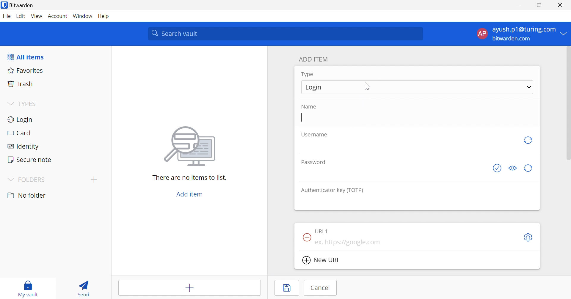 The image size is (571, 299). I want to click on Add folder, so click(93, 179).